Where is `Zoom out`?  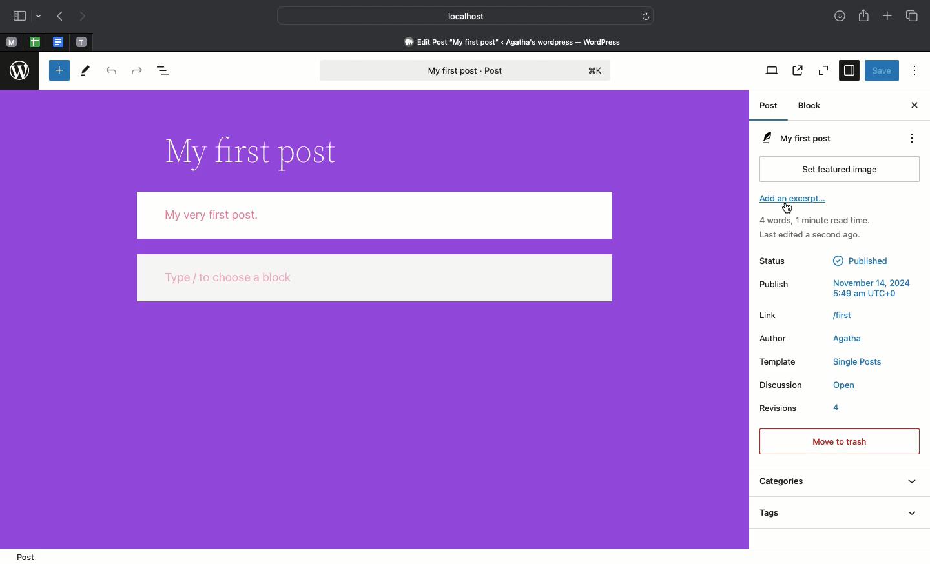
Zoom out is located at coordinates (824, 72).